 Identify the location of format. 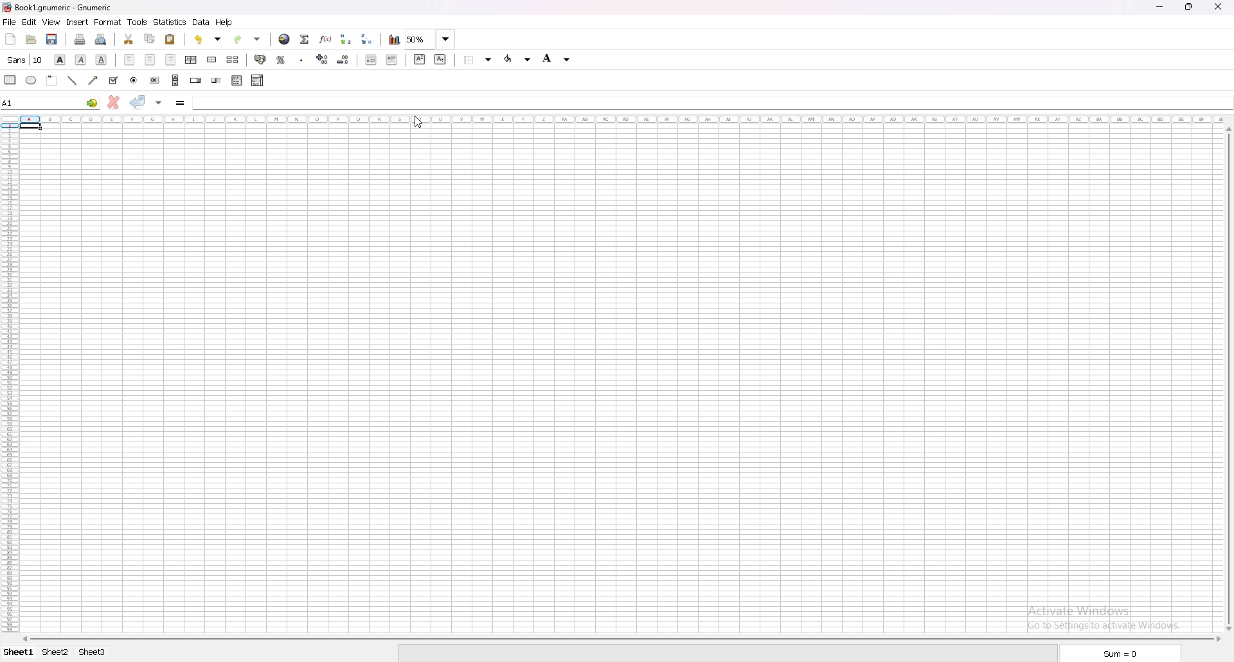
(108, 22).